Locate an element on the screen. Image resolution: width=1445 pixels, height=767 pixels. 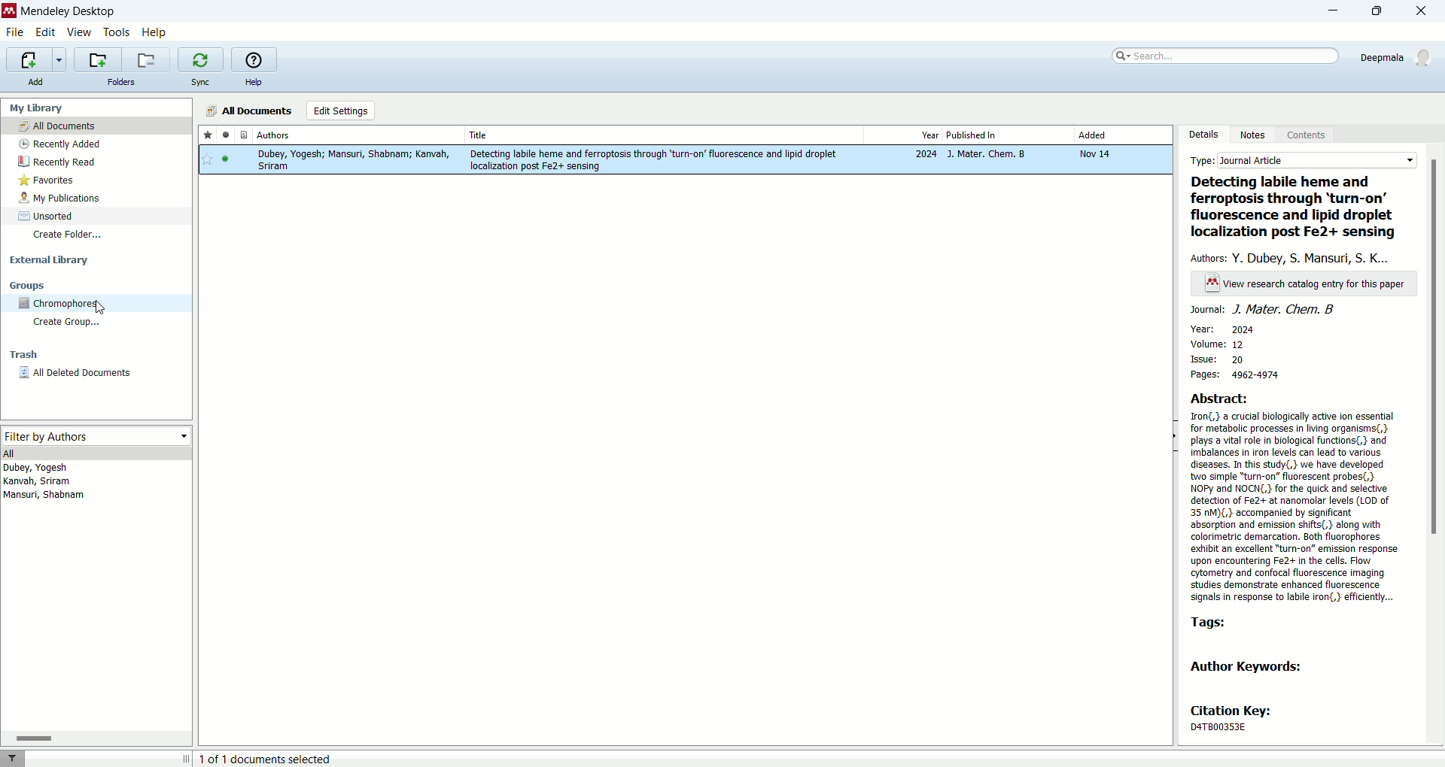
Dubey, Yogesh is located at coordinates (40, 468).